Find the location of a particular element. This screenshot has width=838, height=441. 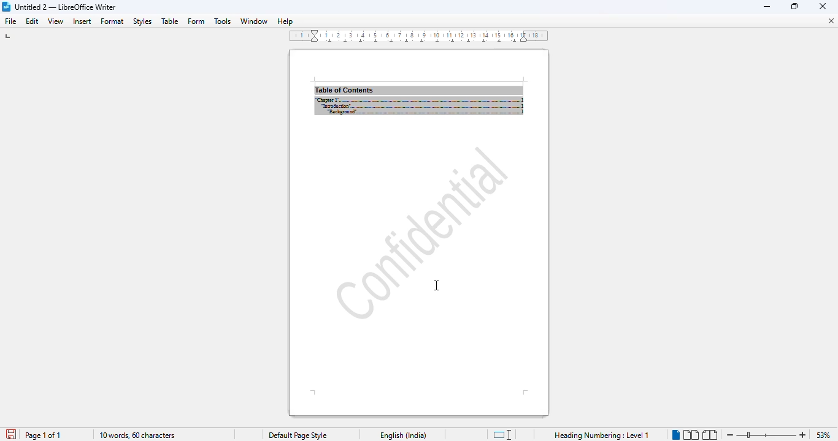

cursor is located at coordinates (436, 284).